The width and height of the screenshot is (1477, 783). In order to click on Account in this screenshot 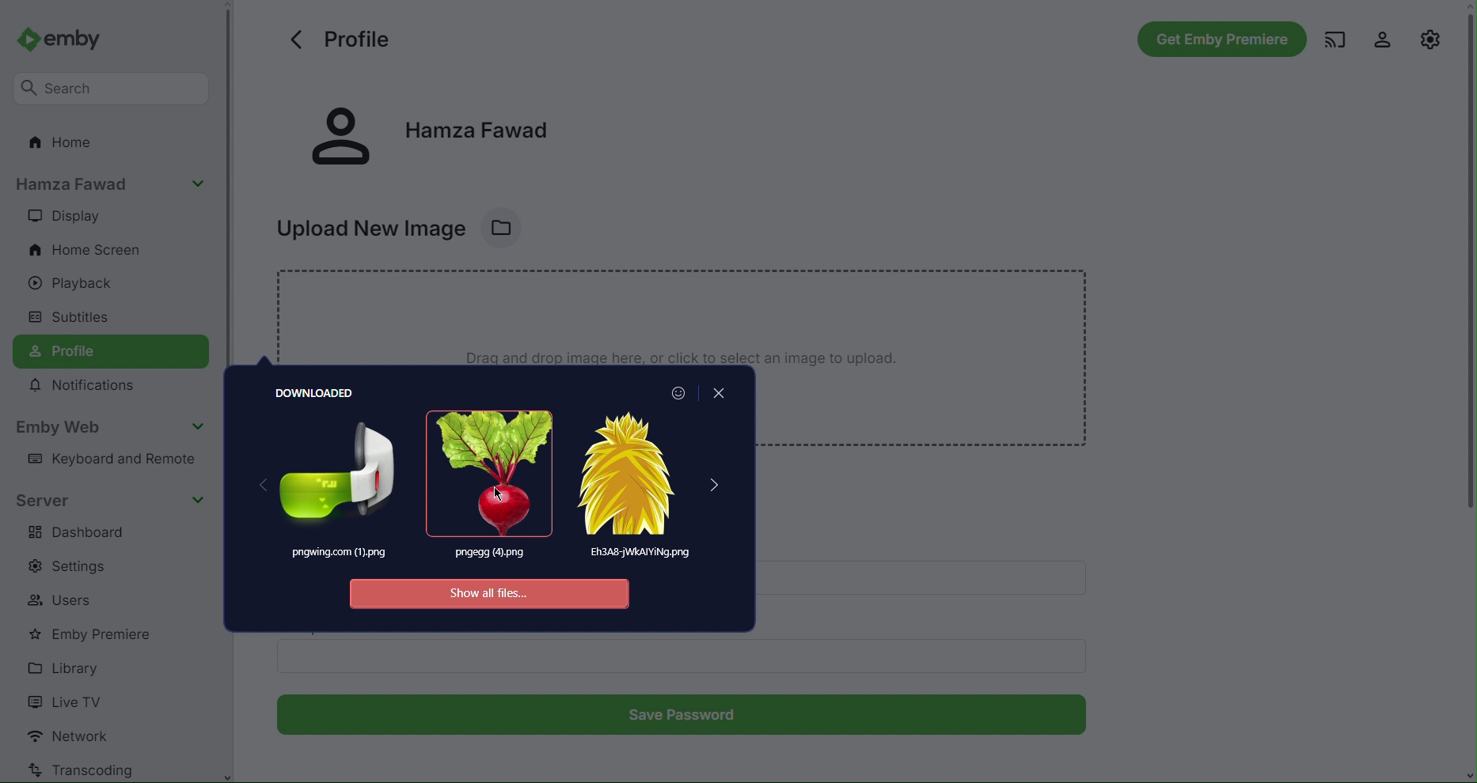, I will do `click(111, 186)`.